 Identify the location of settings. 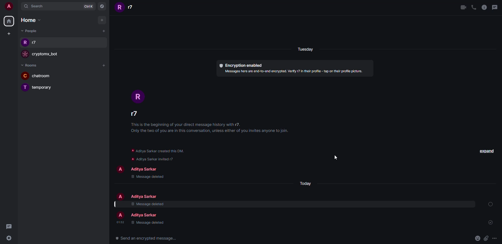
(11, 239).